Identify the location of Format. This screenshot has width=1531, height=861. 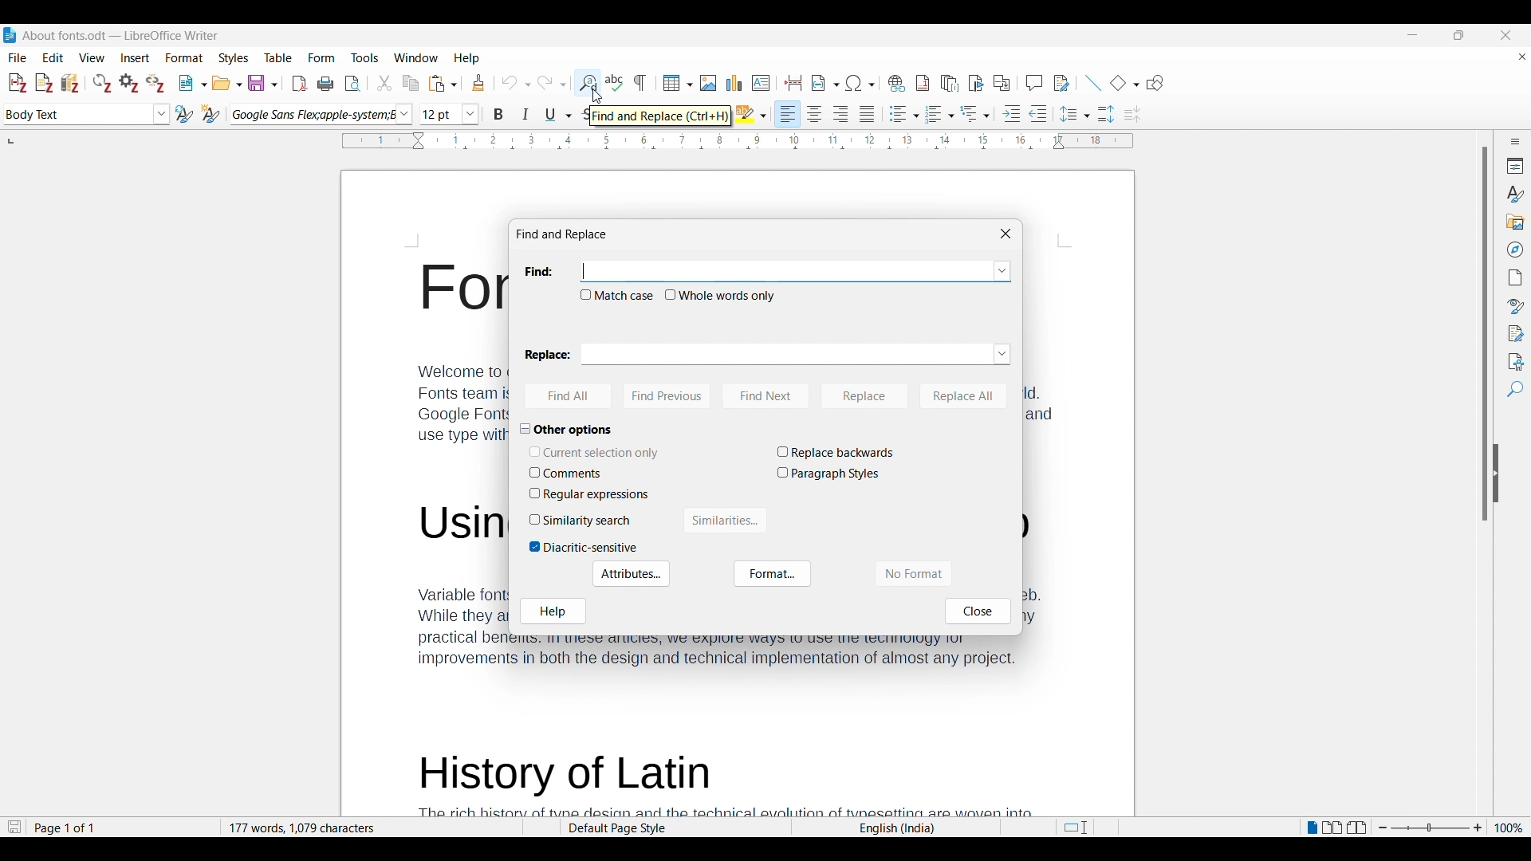
(773, 573).